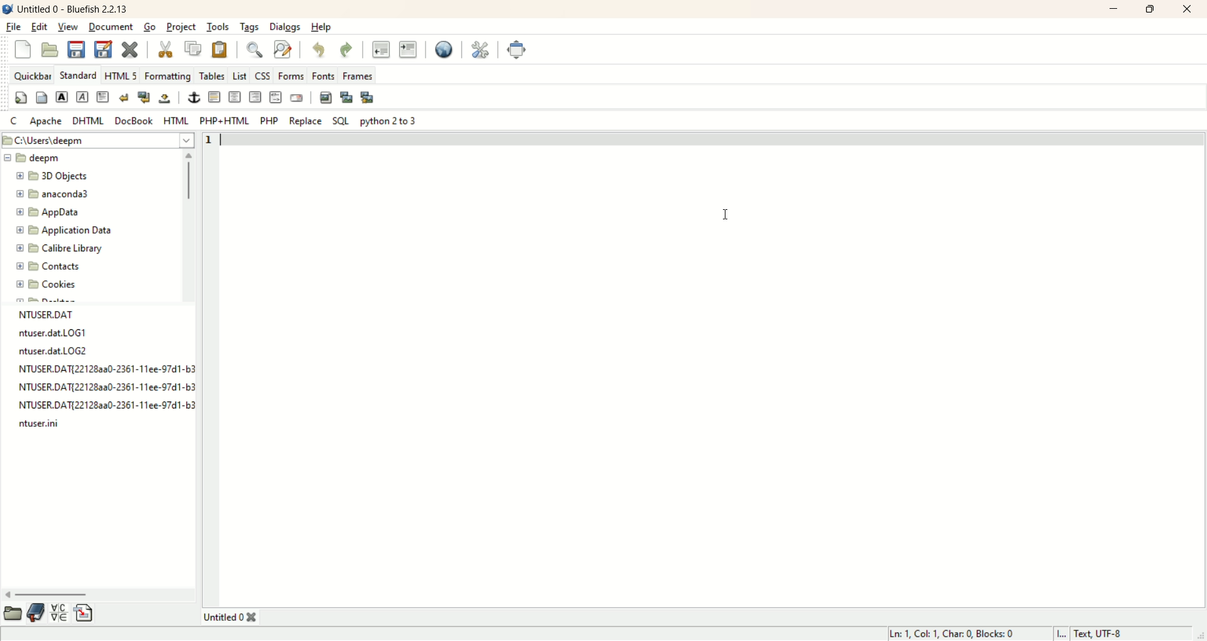  Describe the element at coordinates (213, 141) in the screenshot. I see `line number` at that location.